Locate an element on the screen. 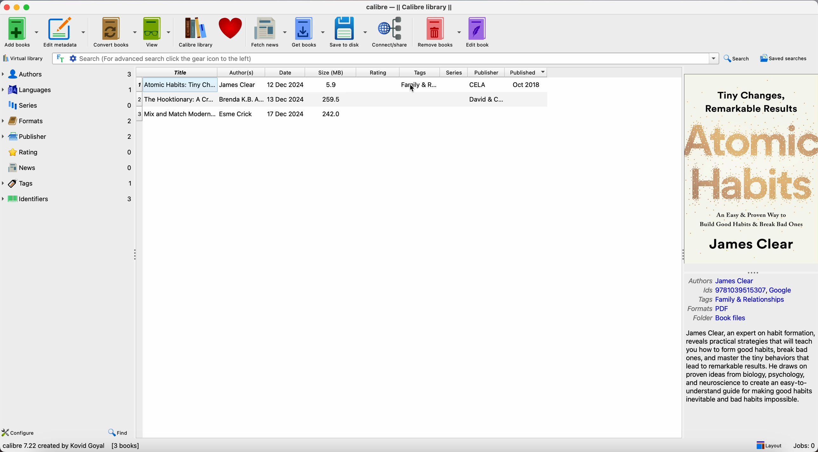 This screenshot has width=818, height=452. cursor is located at coordinates (412, 89).